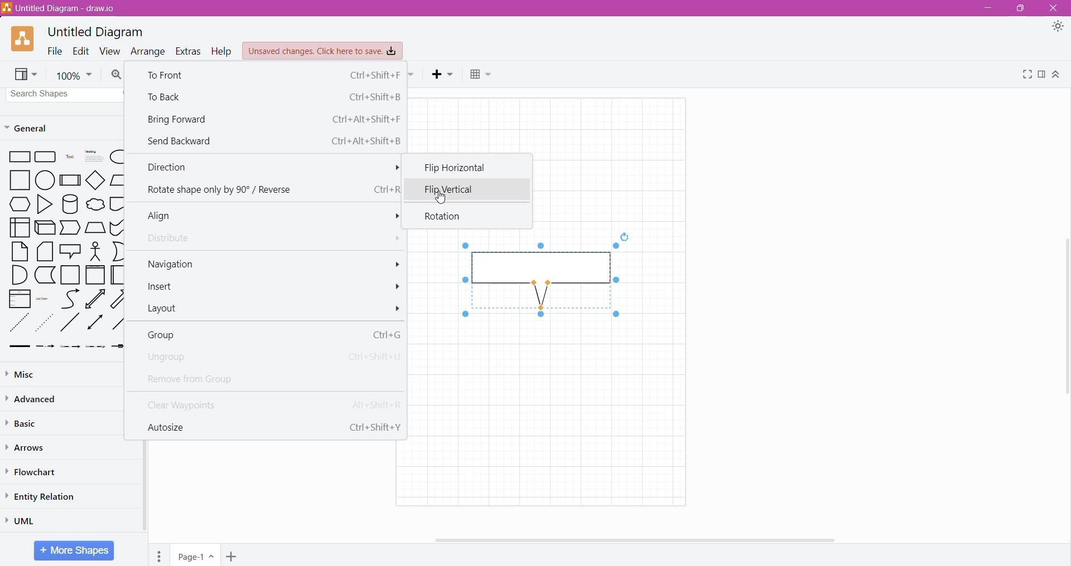 This screenshot has width=1071, height=566. Describe the element at coordinates (20, 299) in the screenshot. I see `List Box` at that location.